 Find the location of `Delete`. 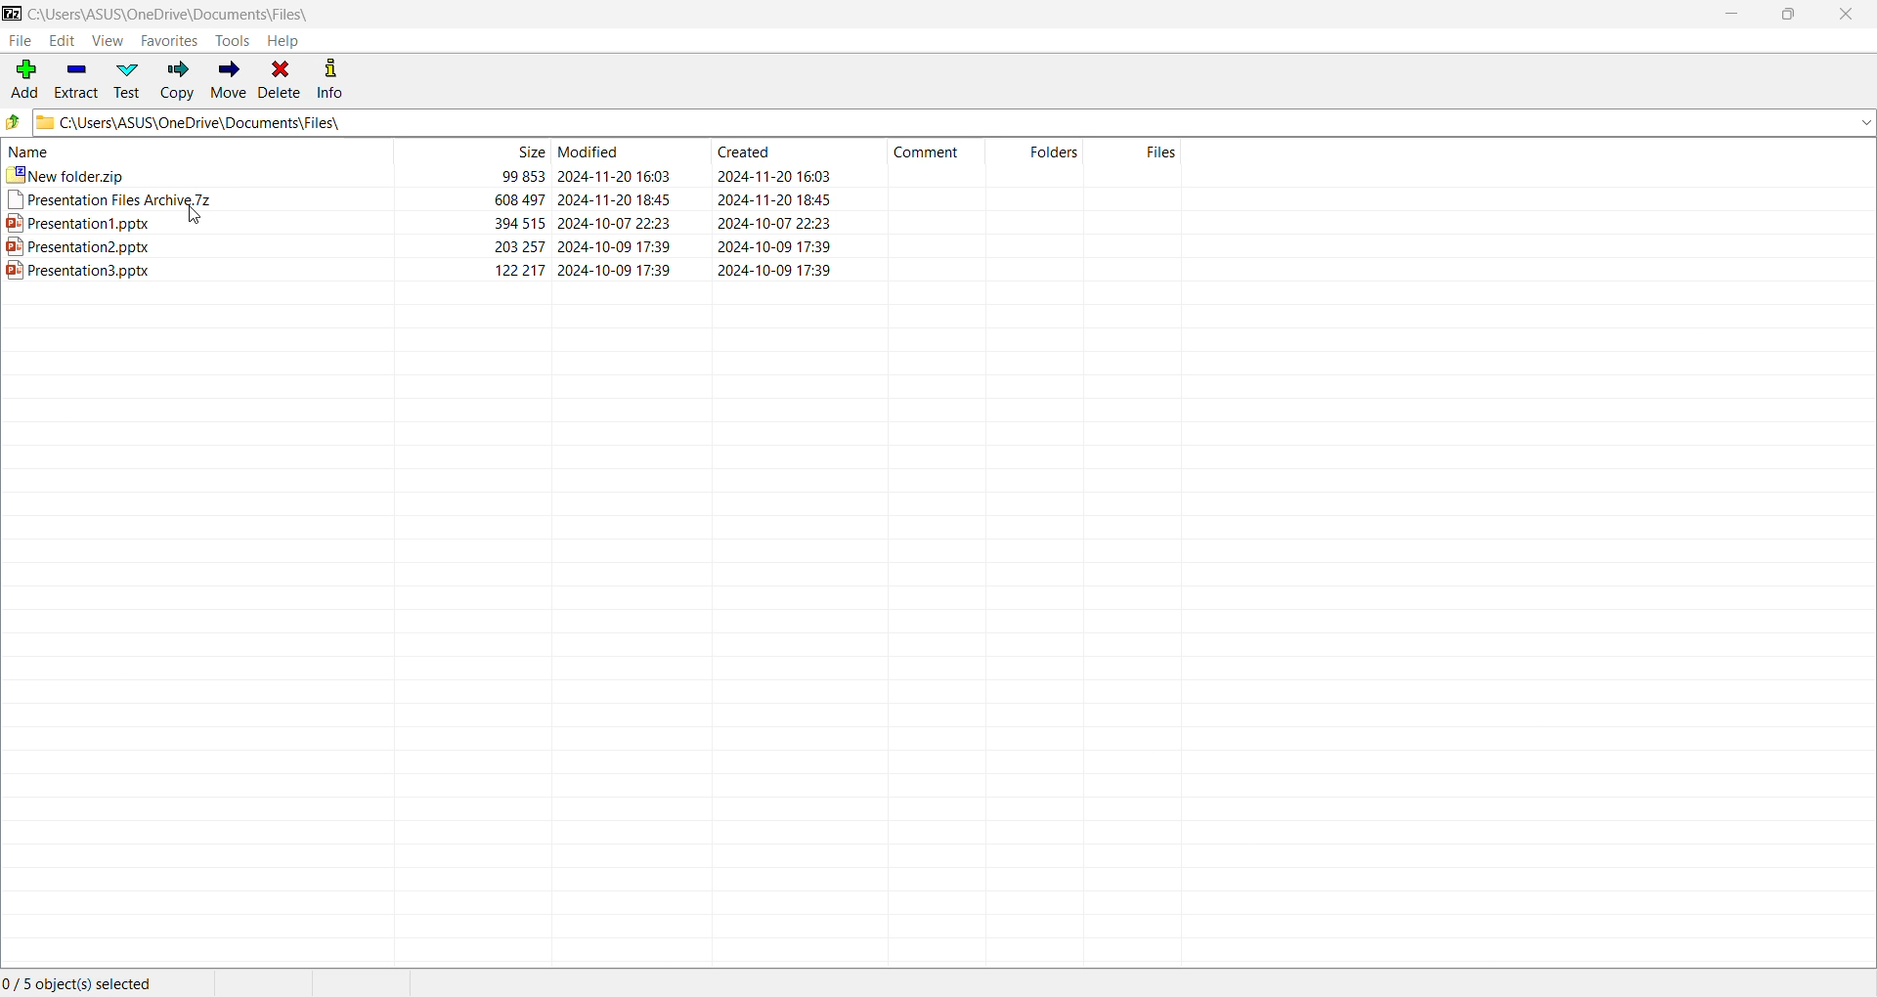

Delete is located at coordinates (280, 80).